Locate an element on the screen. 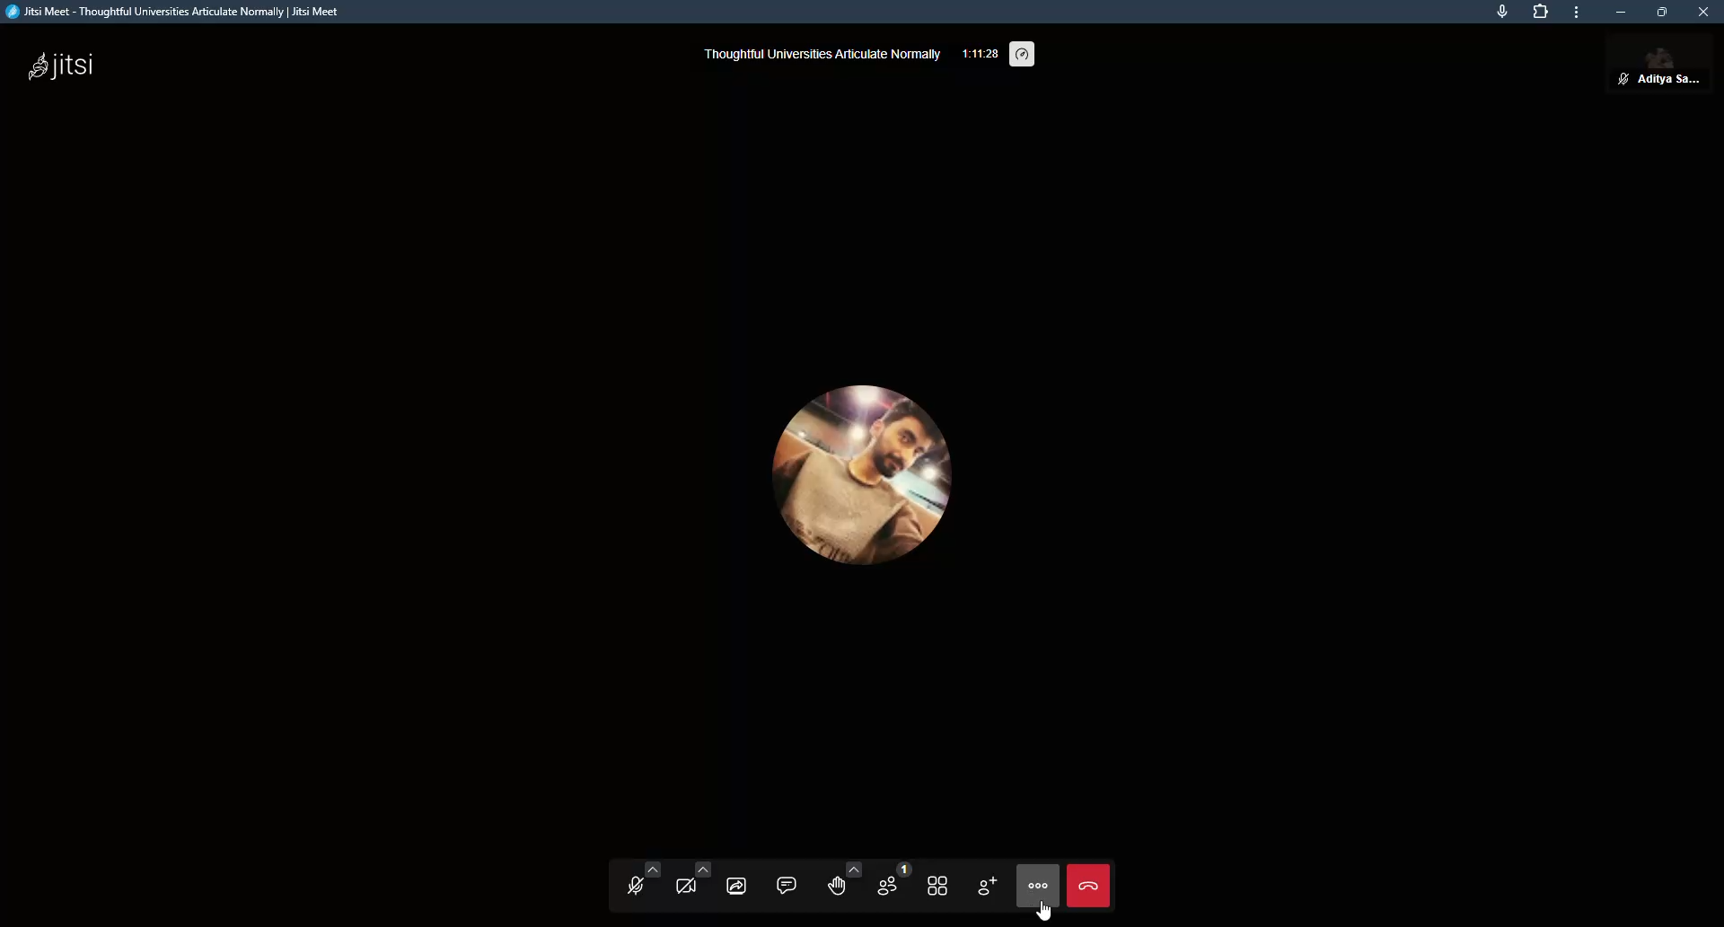  cursor is located at coordinates (1043, 915).